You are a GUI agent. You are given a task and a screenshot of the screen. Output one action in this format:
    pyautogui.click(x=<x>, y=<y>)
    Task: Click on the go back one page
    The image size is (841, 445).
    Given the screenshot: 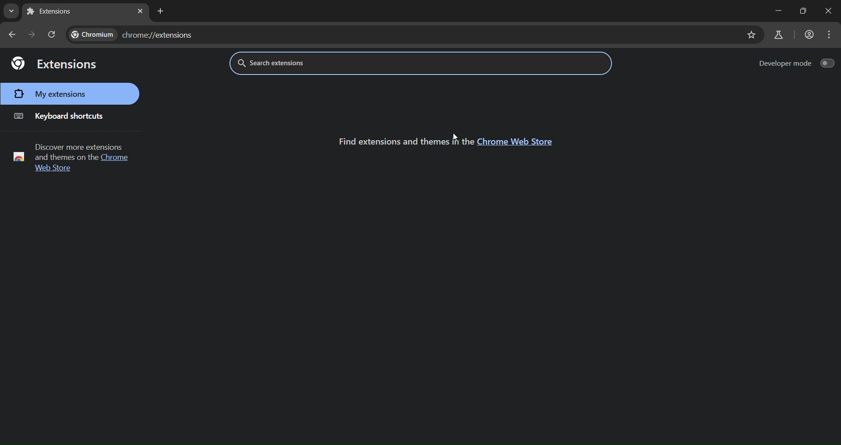 What is the action you would take?
    pyautogui.click(x=11, y=34)
    